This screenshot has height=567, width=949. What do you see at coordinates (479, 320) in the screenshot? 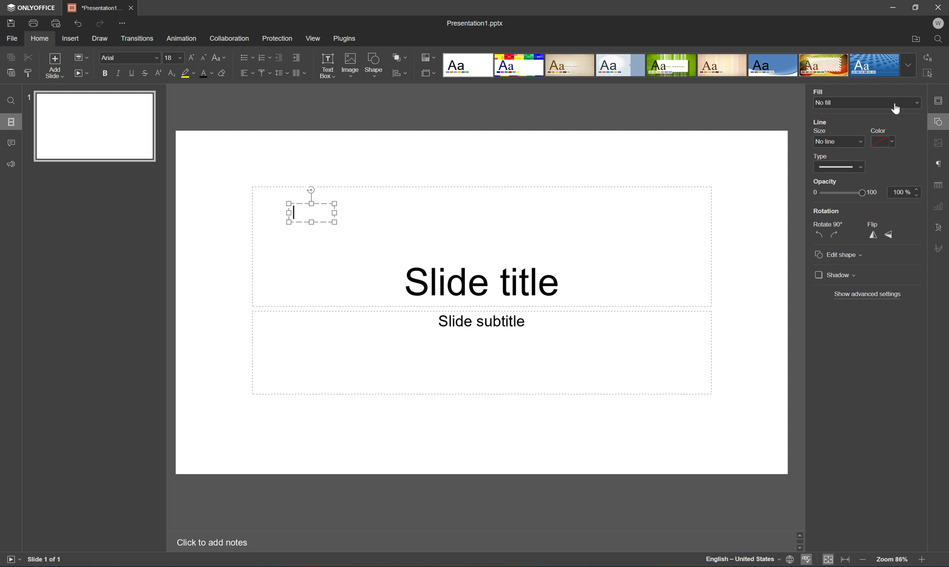
I see `Slide subtitle` at bounding box center [479, 320].